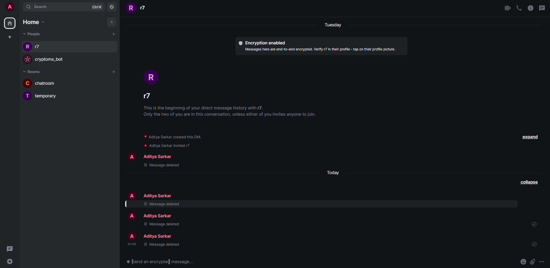  I want to click on profile, so click(28, 96).